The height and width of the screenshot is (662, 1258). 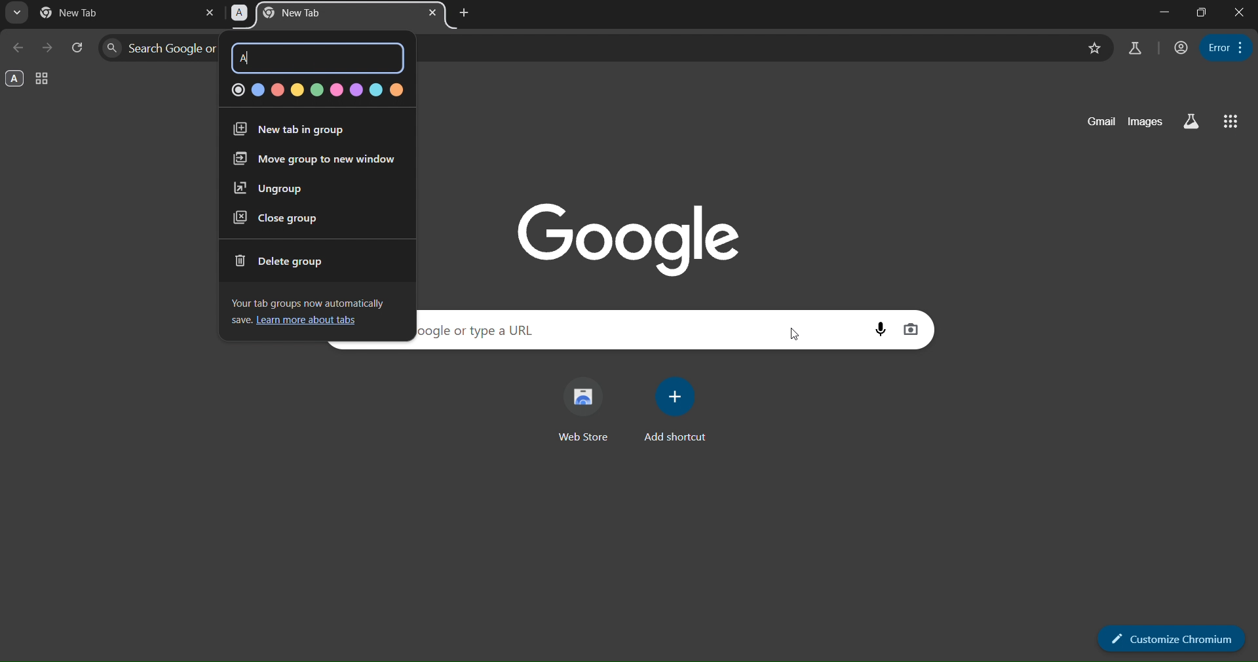 What do you see at coordinates (912, 330) in the screenshot?
I see `image search` at bounding box center [912, 330].